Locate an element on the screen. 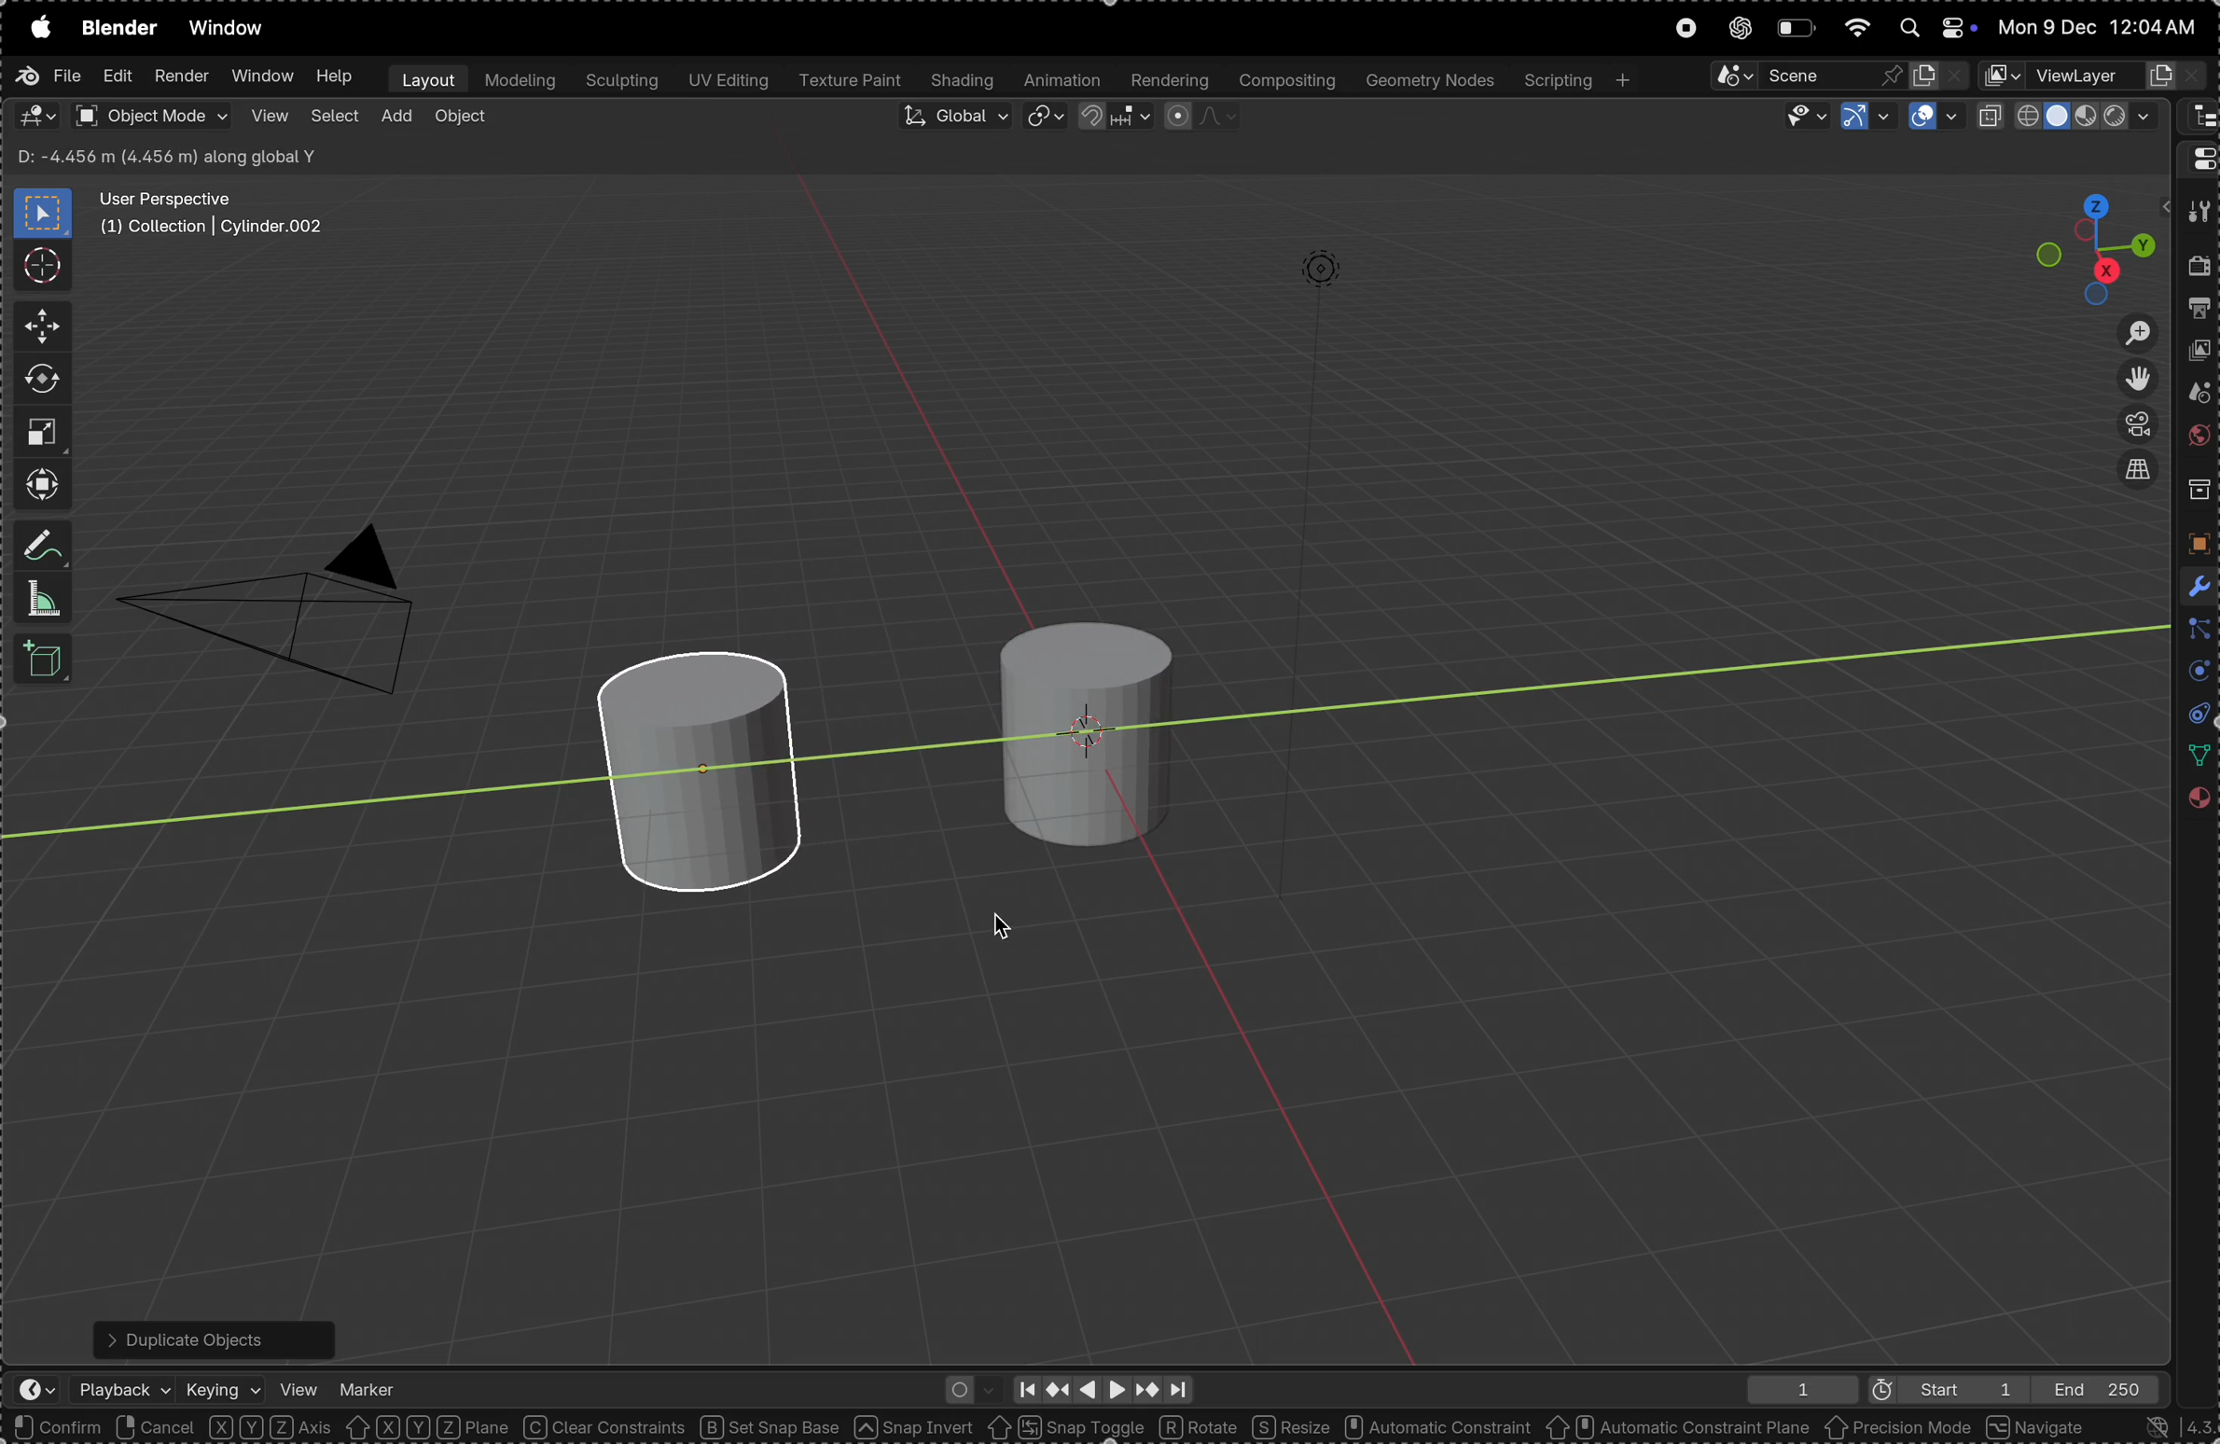 The image size is (2220, 1444). User perspective is located at coordinates (215, 214).